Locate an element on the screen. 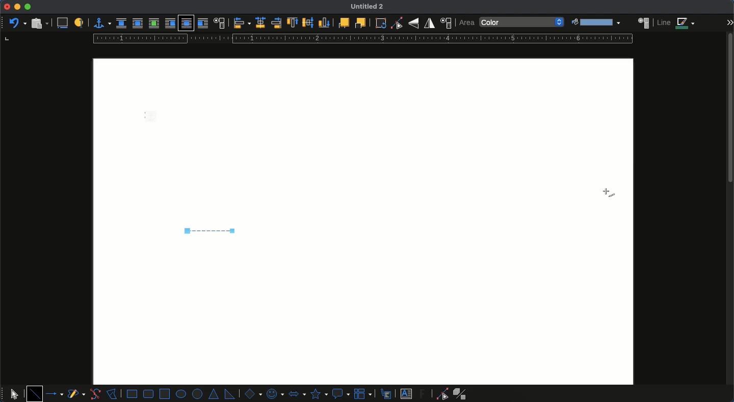 Image resolution: width=734 pixels, height=402 pixels. rectangle is located at coordinates (132, 394).